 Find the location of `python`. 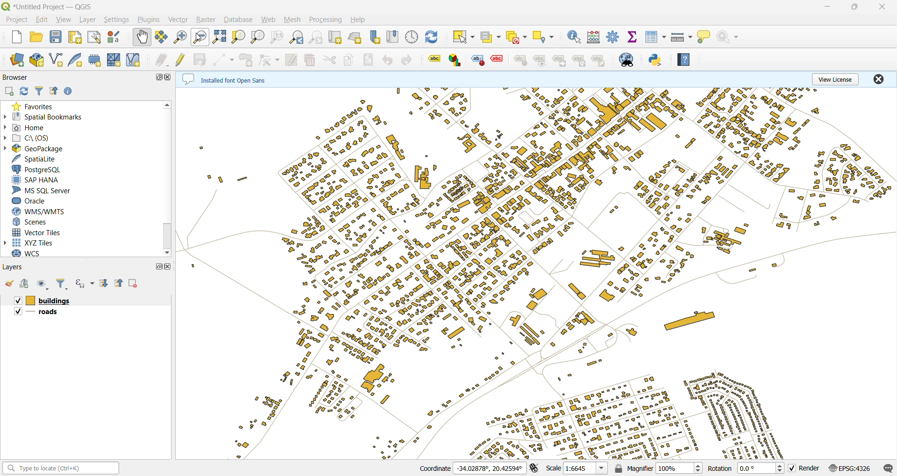

python is located at coordinates (656, 61).